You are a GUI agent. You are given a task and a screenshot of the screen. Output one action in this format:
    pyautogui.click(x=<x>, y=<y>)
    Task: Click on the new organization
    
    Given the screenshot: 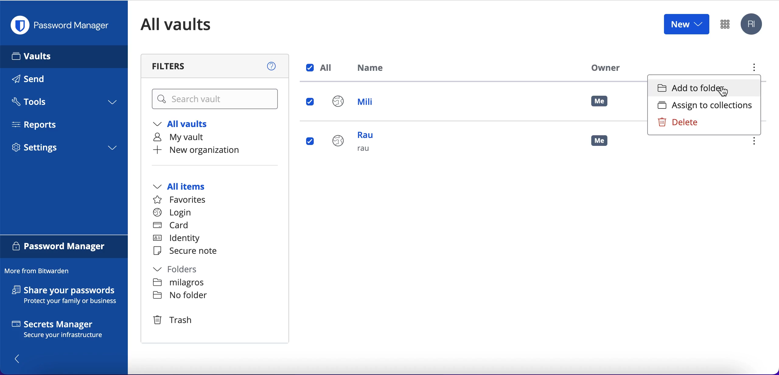 What is the action you would take?
    pyautogui.click(x=209, y=150)
    